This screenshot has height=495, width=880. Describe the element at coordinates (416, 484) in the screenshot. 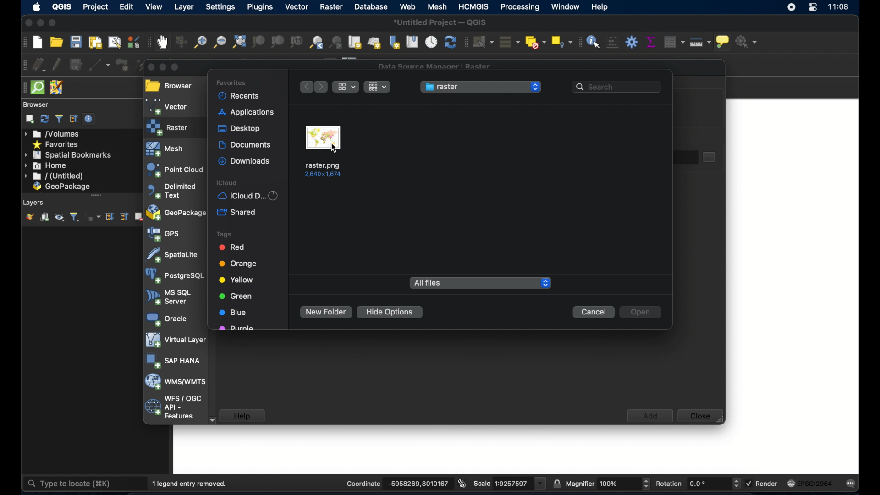

I see `coordinate` at that location.